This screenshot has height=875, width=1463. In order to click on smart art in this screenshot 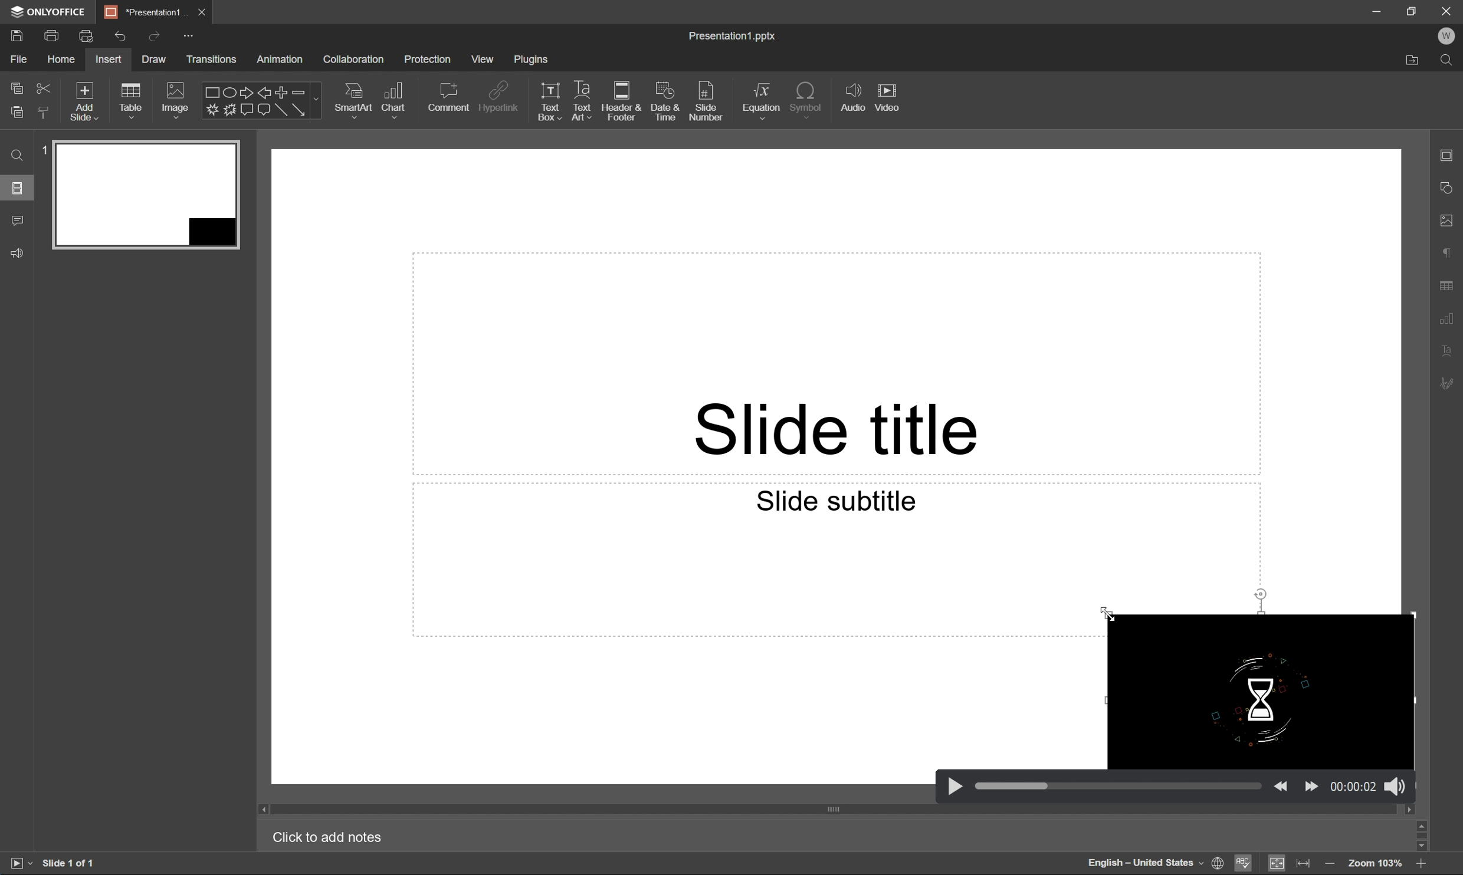, I will do `click(355, 102)`.